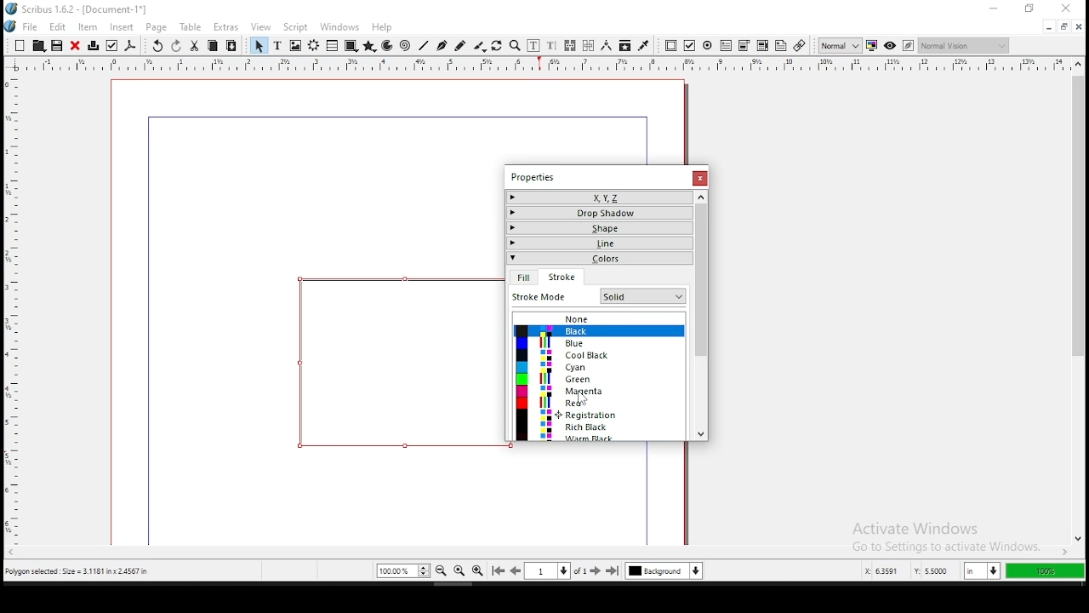  What do you see at coordinates (1079, 27) in the screenshot?
I see `close` at bounding box center [1079, 27].